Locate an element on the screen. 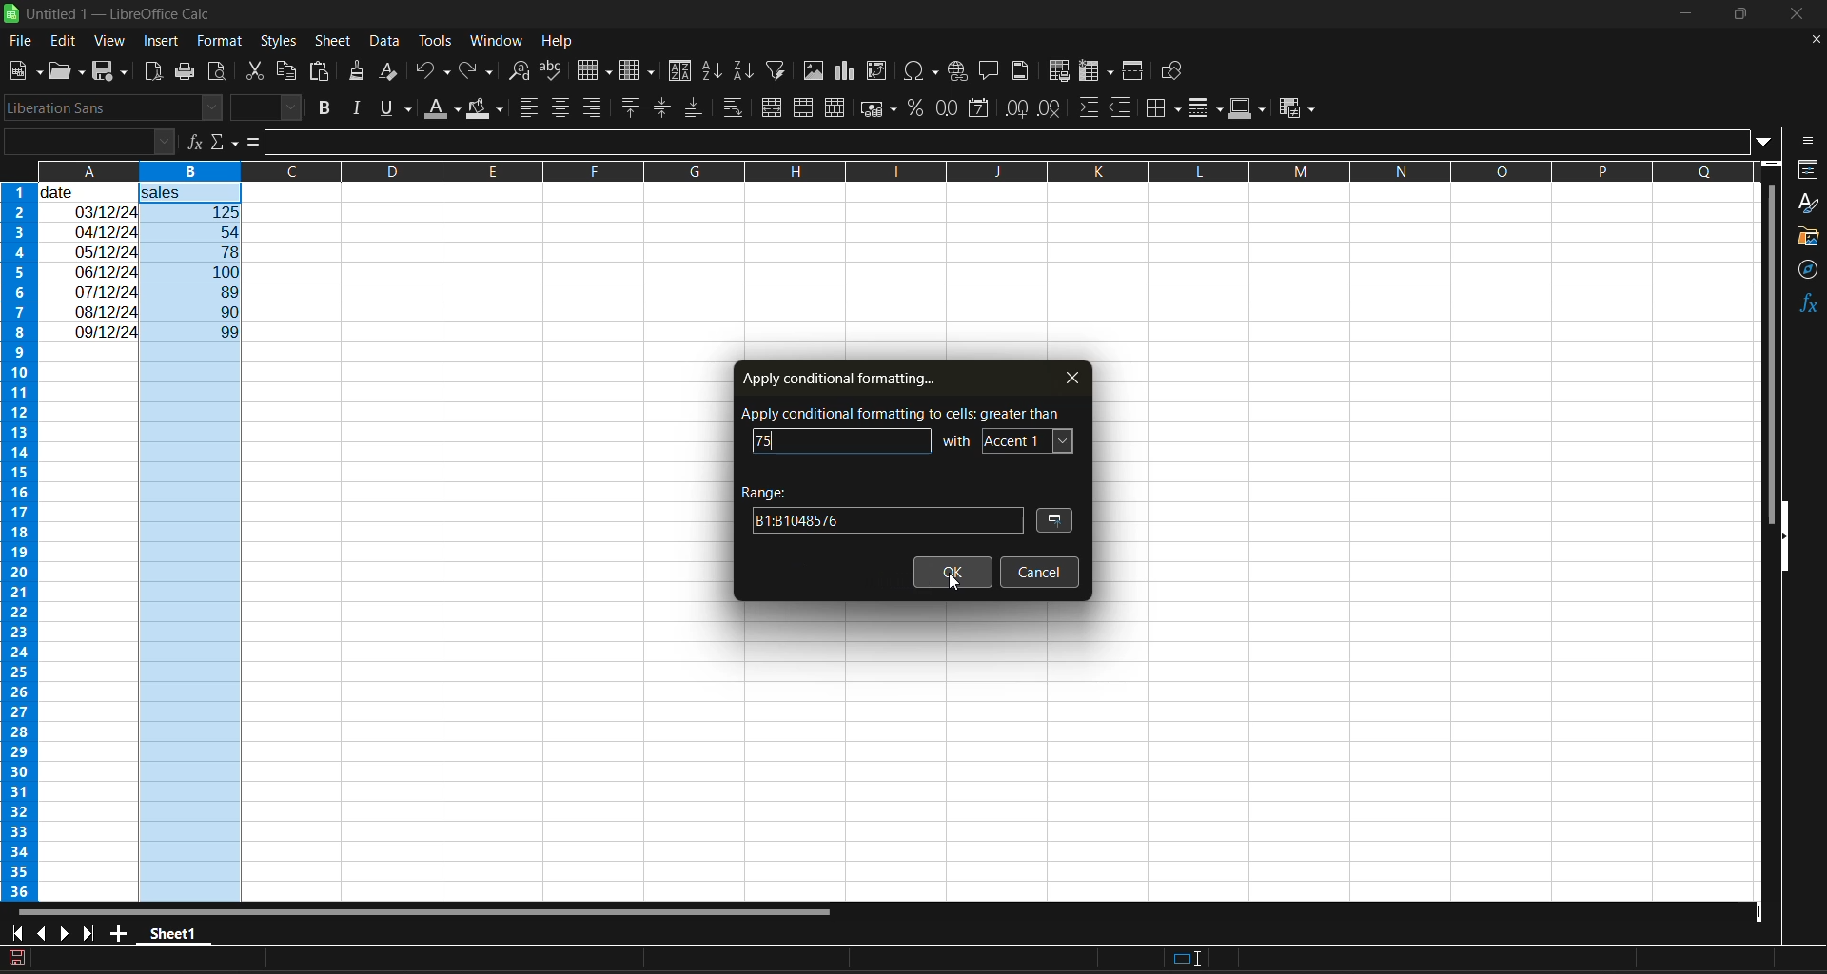  undo is located at coordinates (432, 73).